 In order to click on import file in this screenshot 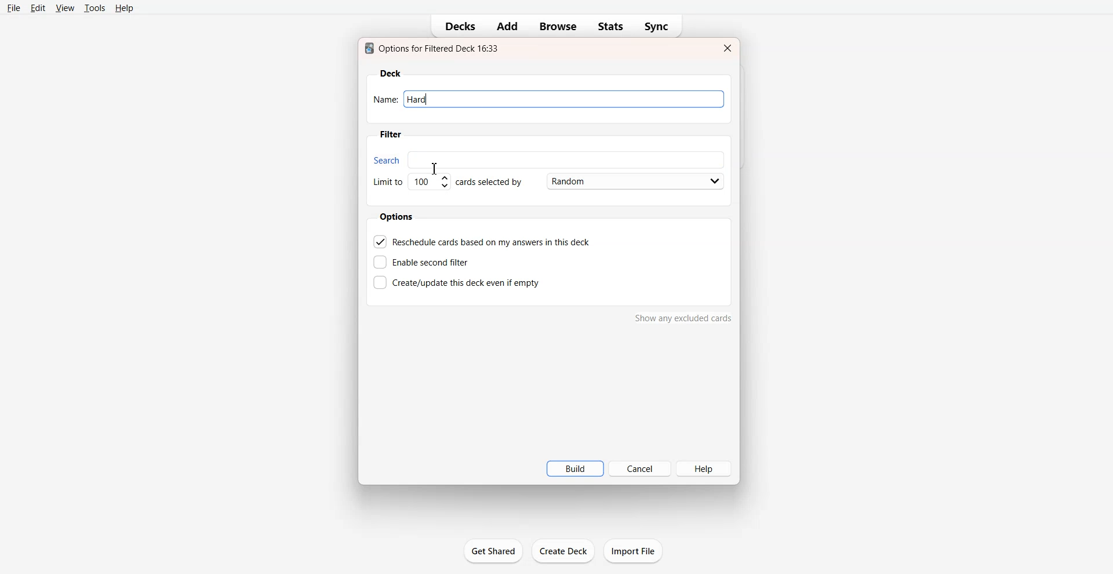, I will do `click(638, 550)`.